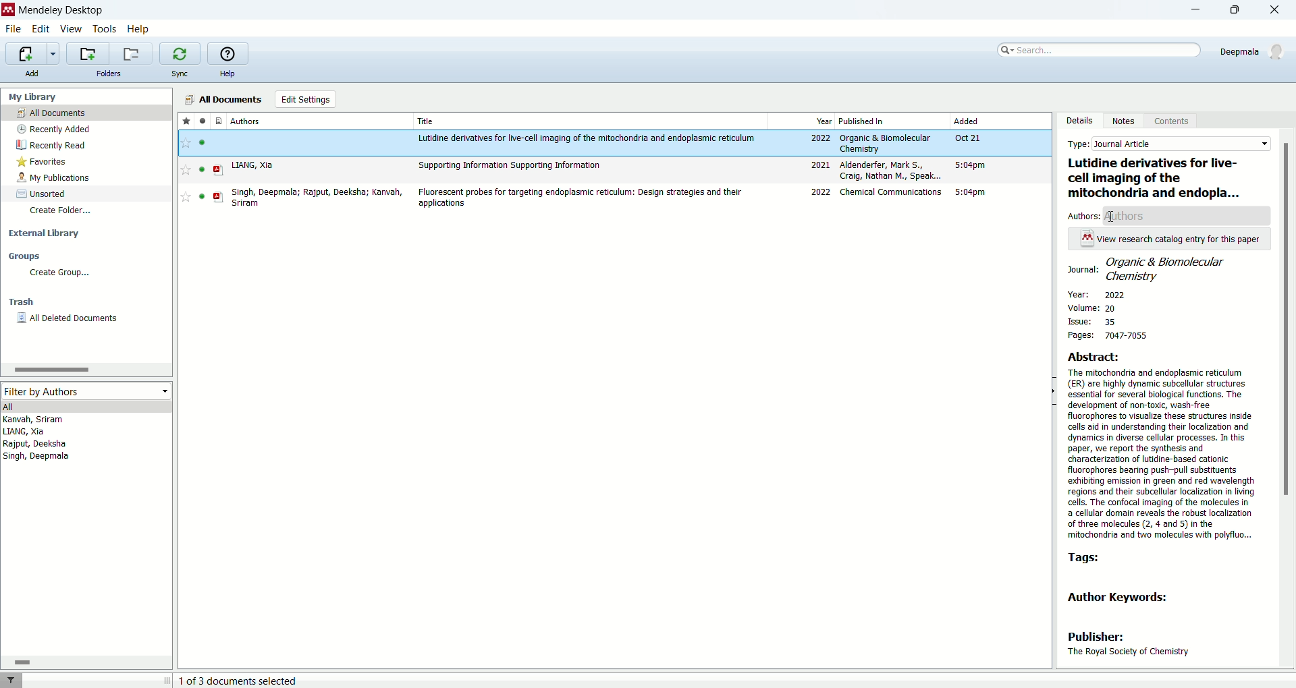 This screenshot has height=688, width=1296. Describe the element at coordinates (72, 30) in the screenshot. I see `view` at that location.